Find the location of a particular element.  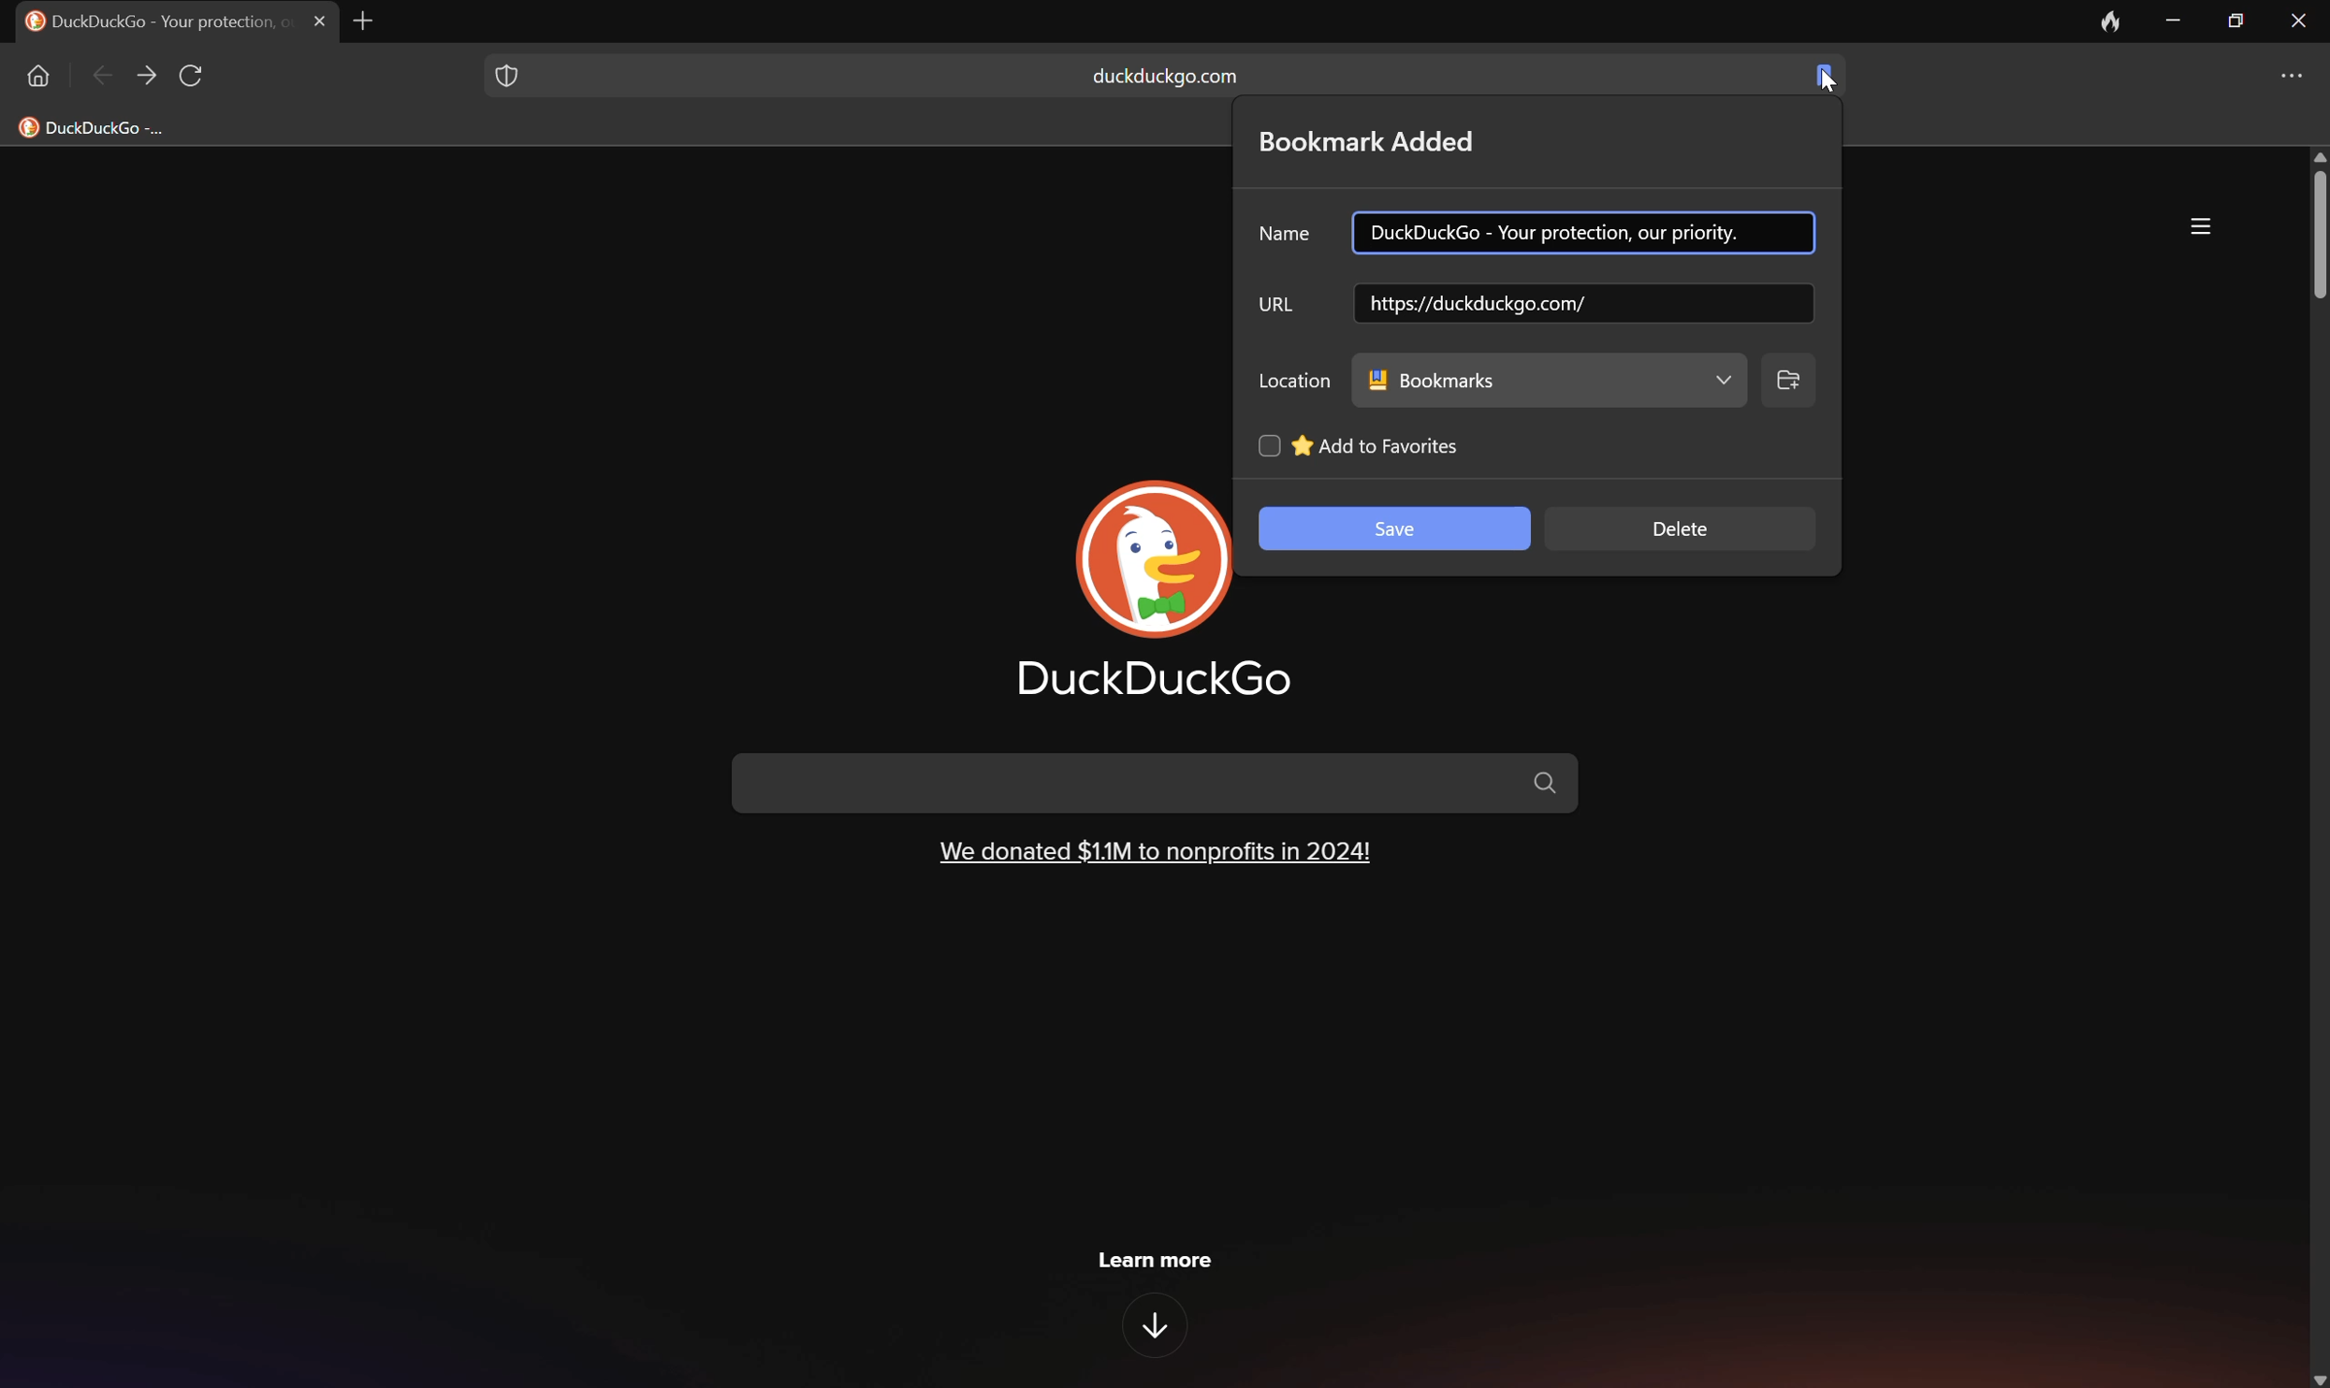

More is located at coordinates (2298, 76).